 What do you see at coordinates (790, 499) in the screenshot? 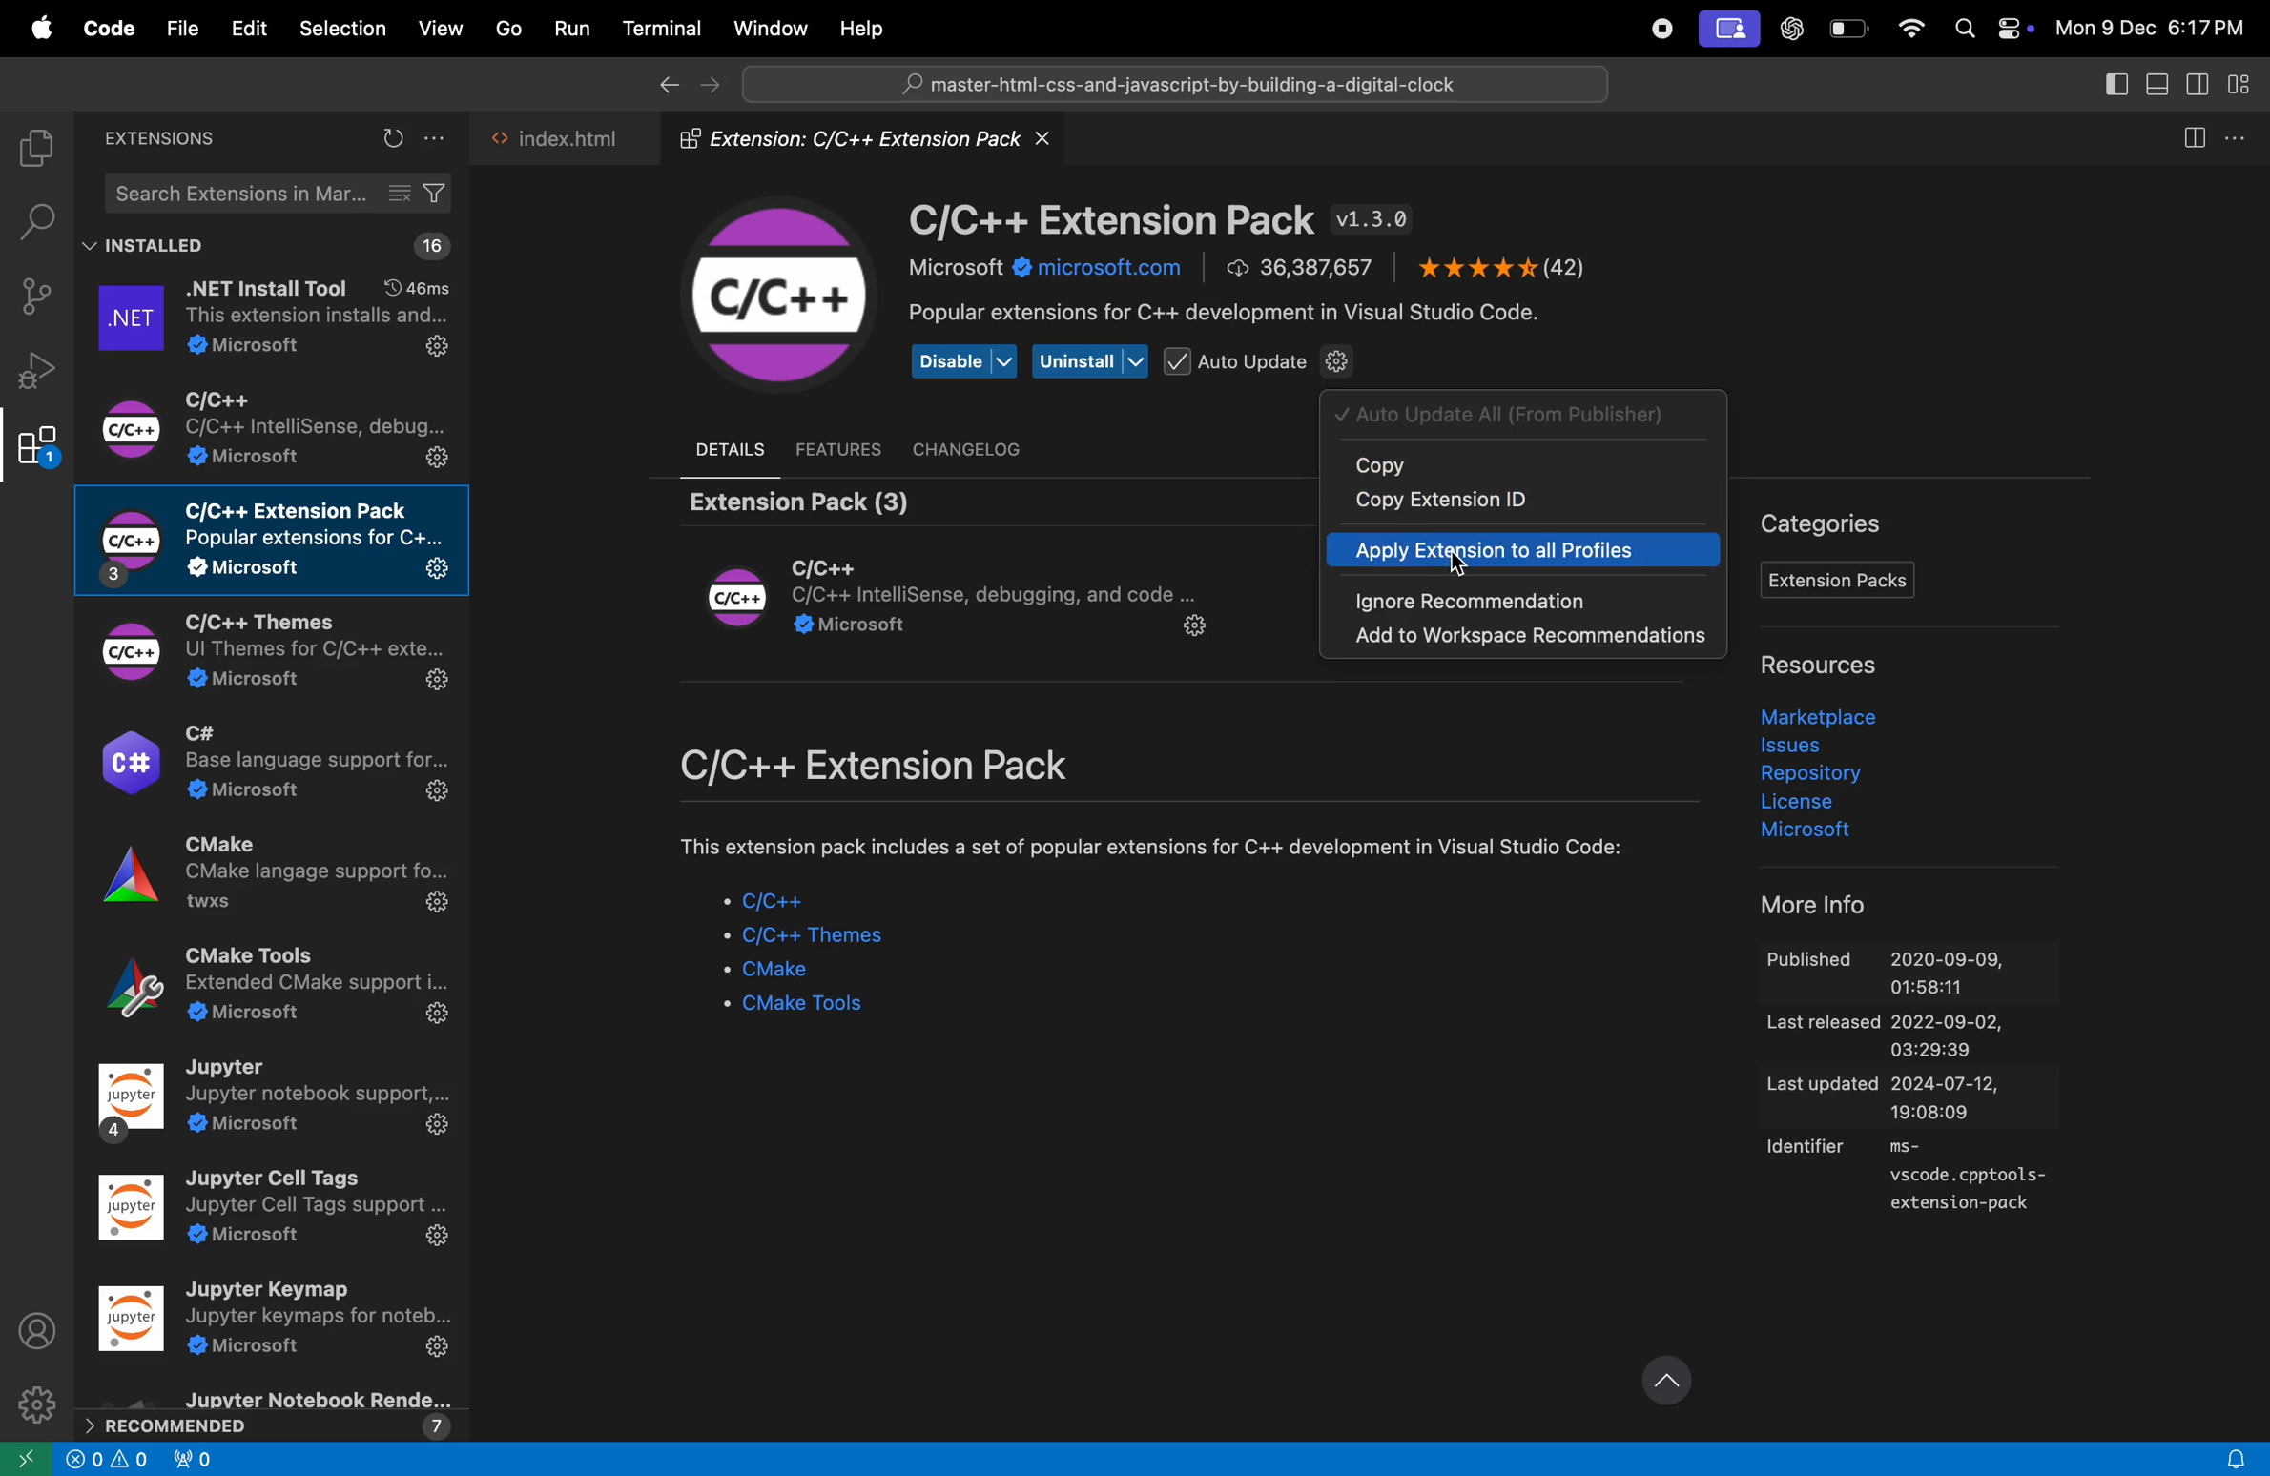
I see `extension pack (3)` at bounding box center [790, 499].